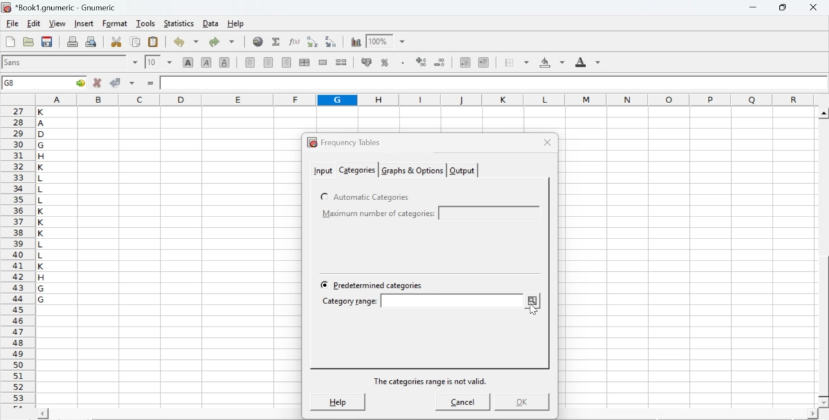 This screenshot has height=420, width=829. I want to click on font, so click(14, 62).